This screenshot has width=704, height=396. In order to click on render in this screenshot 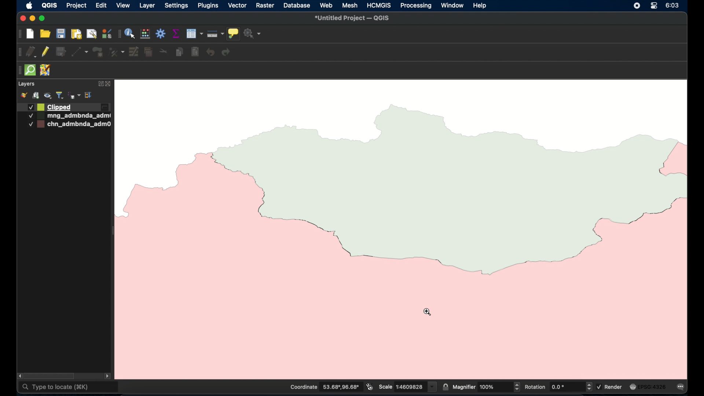, I will do `click(610, 386)`.